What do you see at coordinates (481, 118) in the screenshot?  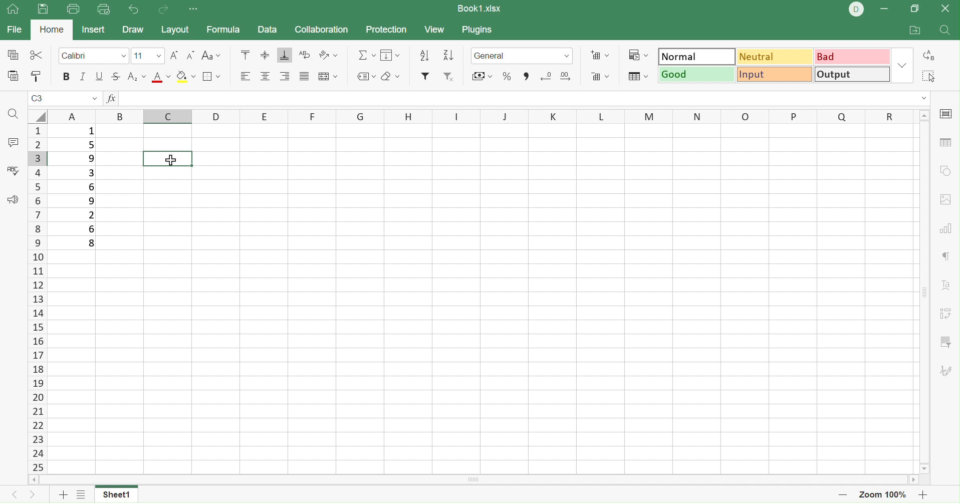 I see `Column names` at bounding box center [481, 118].